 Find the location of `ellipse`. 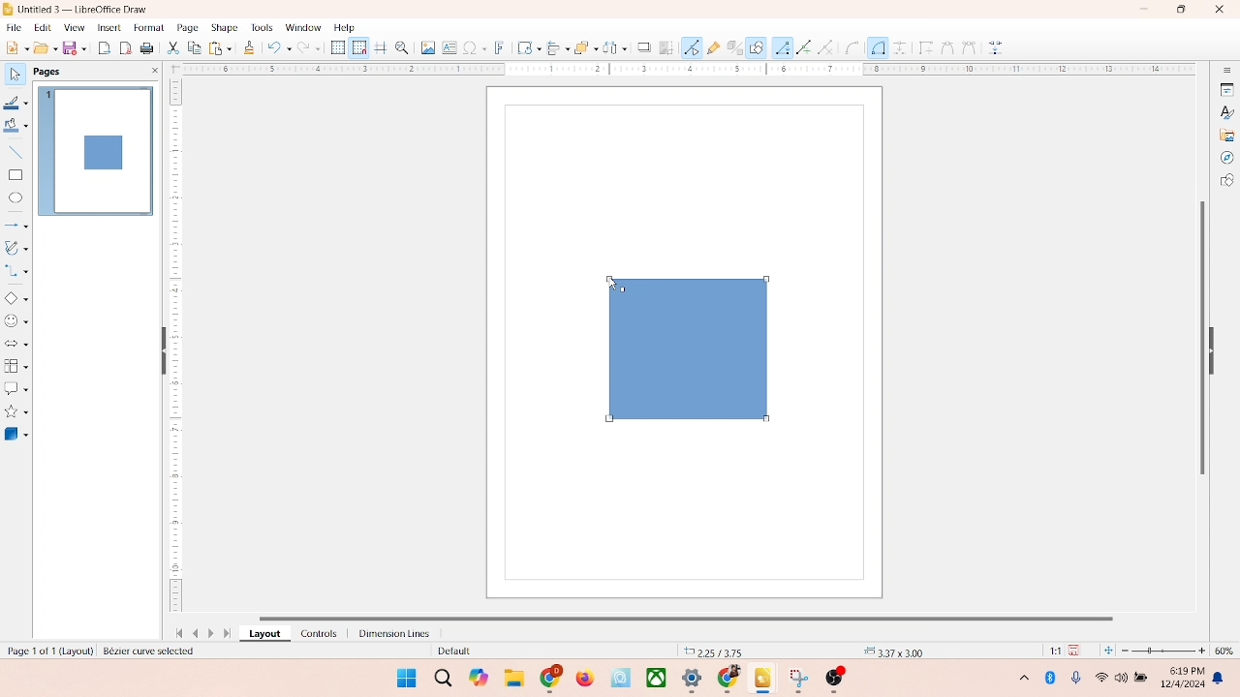

ellipse is located at coordinates (15, 198).